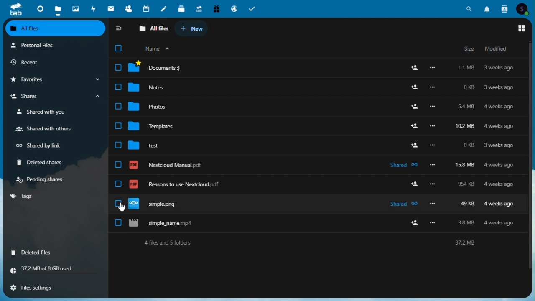 Image resolution: width=535 pixels, height=301 pixels. Describe the element at coordinates (319, 181) in the screenshot. I see `Reasons to use Nextcloud.pdf 954 KB 4 weeks ago` at that location.